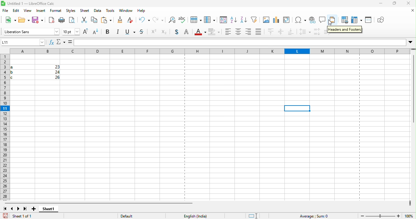 The width and height of the screenshot is (416, 219). Describe the element at coordinates (36, 20) in the screenshot. I see `save` at that location.